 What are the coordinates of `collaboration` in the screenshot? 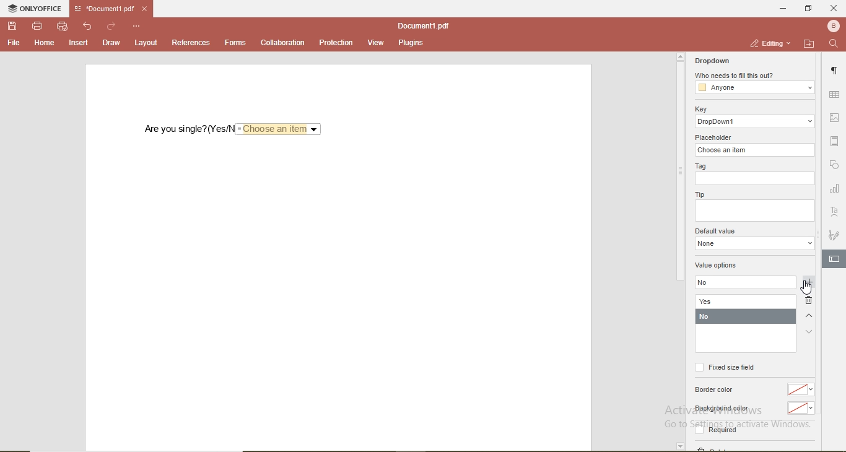 It's located at (282, 43).